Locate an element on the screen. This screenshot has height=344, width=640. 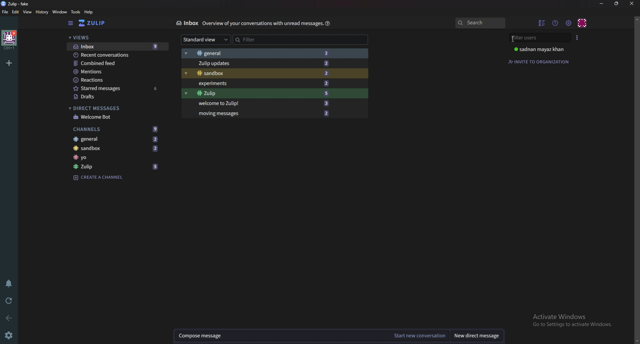
home is located at coordinates (9, 40).